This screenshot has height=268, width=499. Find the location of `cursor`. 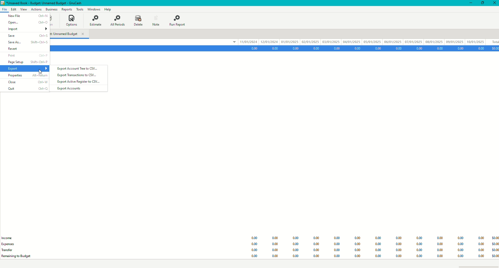

cursor is located at coordinates (40, 70).